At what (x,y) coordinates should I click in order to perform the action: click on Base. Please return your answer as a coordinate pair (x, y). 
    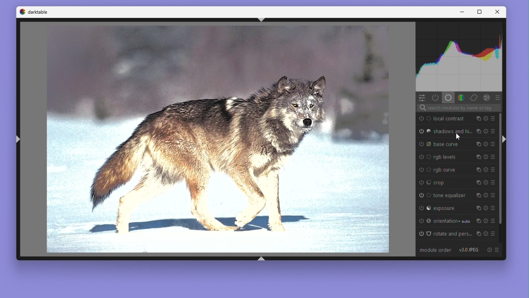
    Looking at the image, I should click on (448, 98).